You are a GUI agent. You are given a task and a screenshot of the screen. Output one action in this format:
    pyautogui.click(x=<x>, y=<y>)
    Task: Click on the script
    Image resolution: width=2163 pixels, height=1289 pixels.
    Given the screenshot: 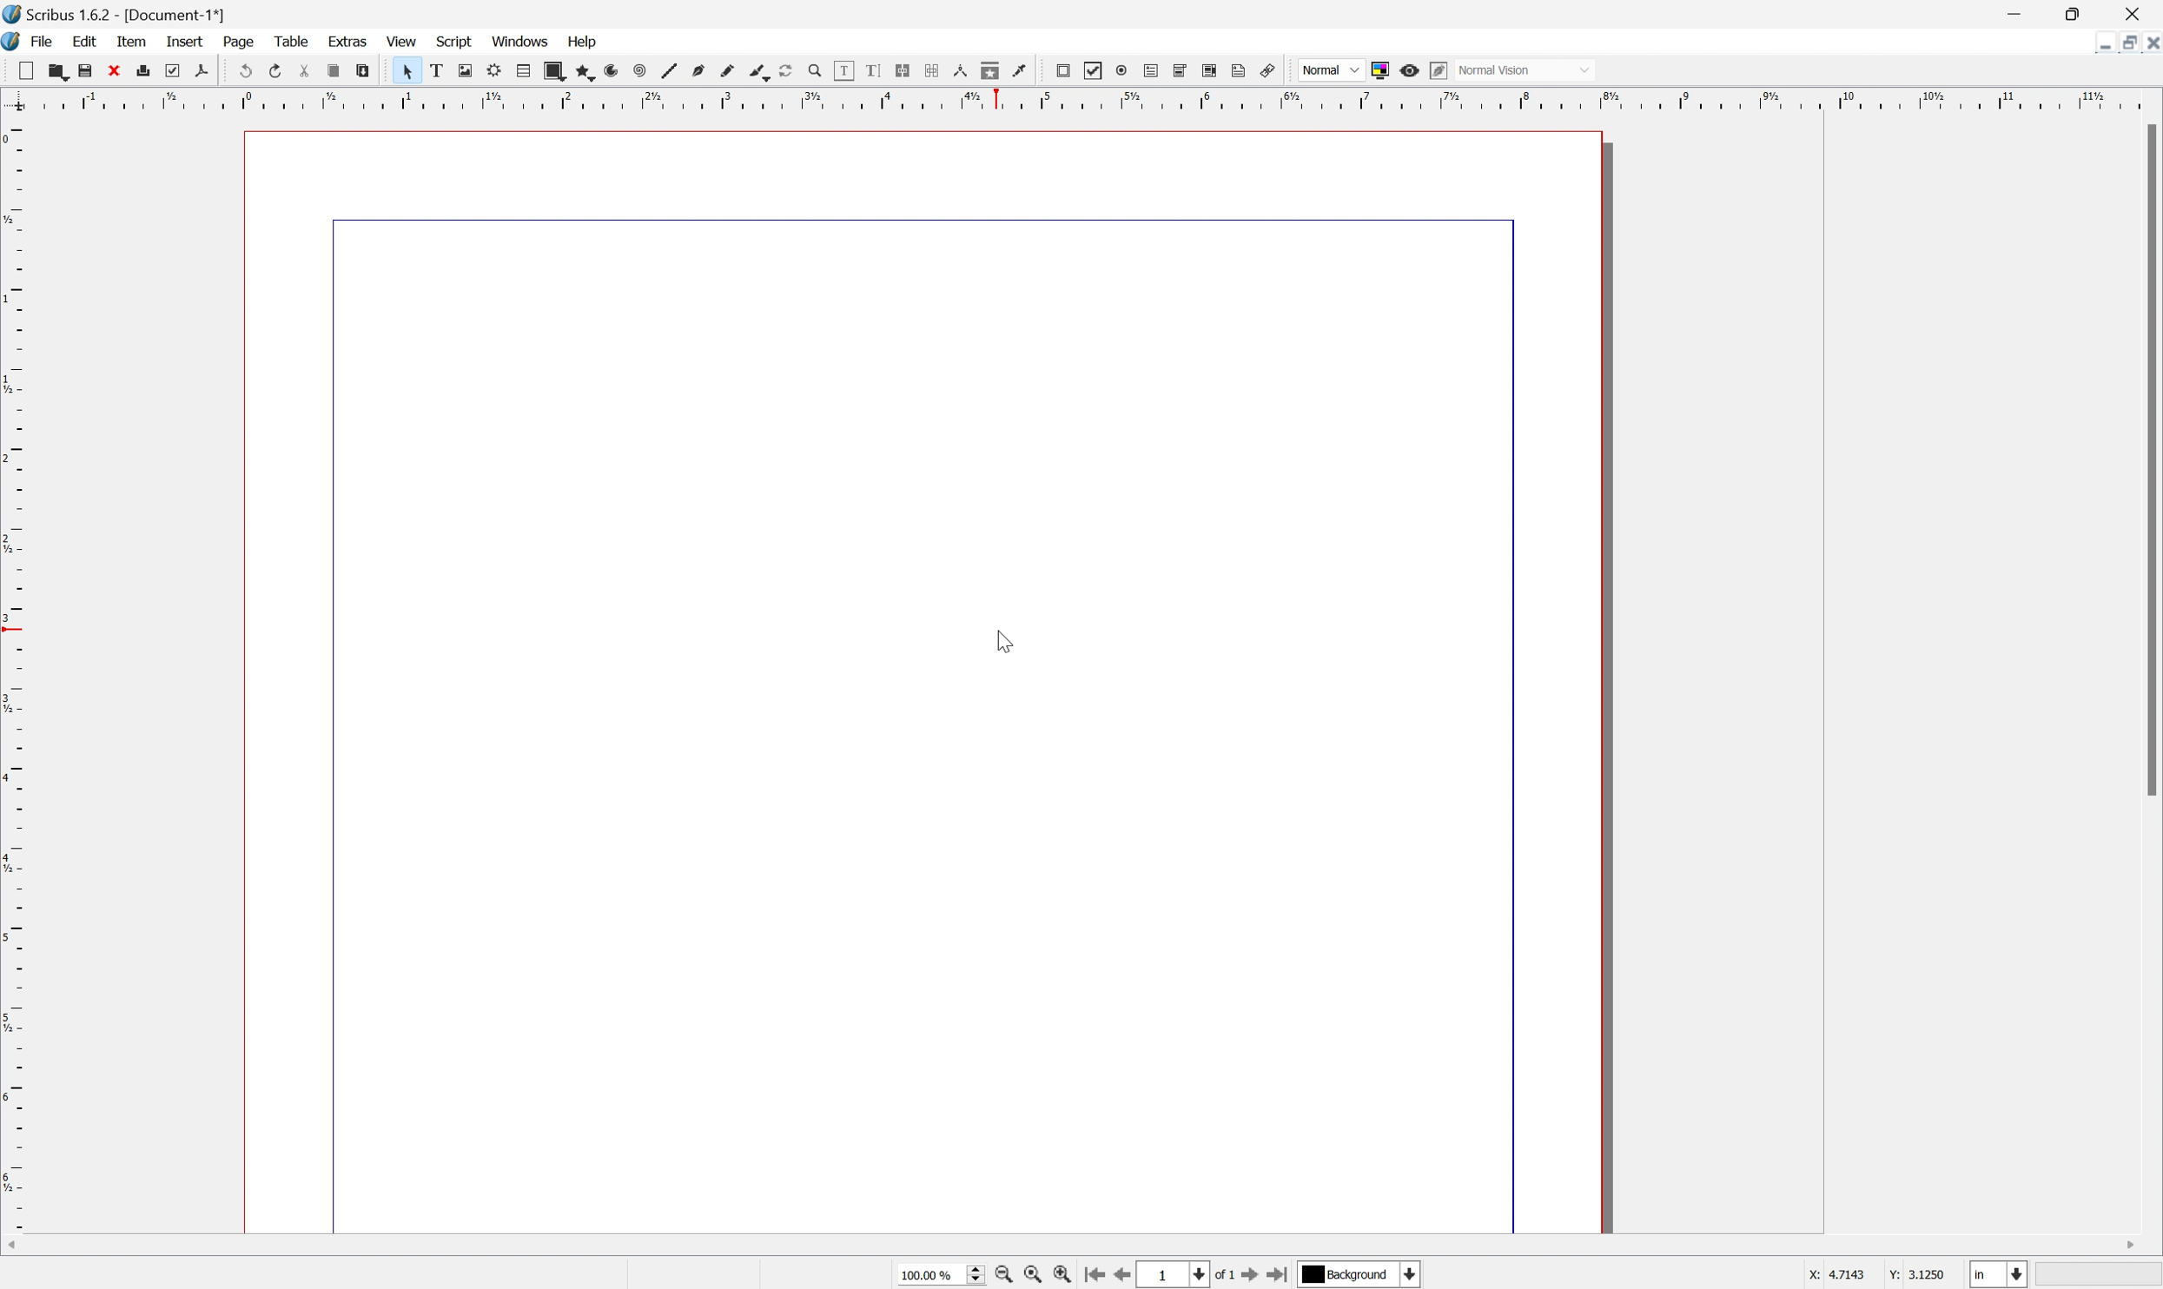 What is the action you would take?
    pyautogui.click(x=456, y=41)
    